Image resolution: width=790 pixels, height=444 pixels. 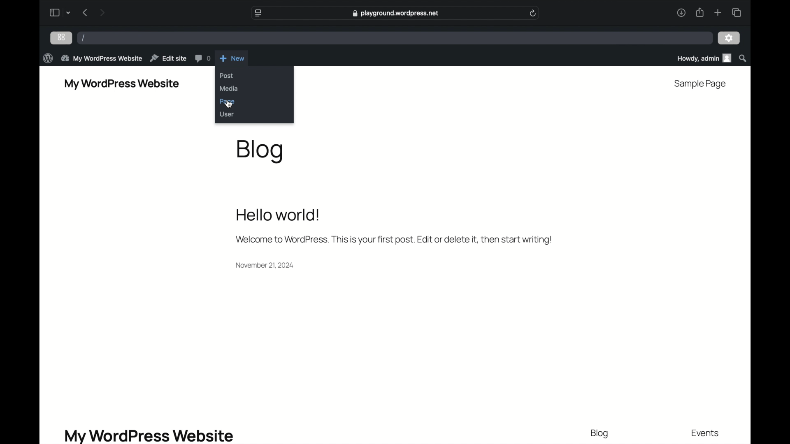 What do you see at coordinates (122, 84) in the screenshot?
I see `My wordpresss website` at bounding box center [122, 84].